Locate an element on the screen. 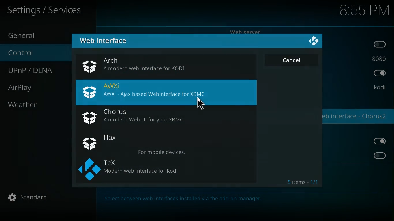 The width and height of the screenshot is (394, 221). itens is located at coordinates (303, 182).